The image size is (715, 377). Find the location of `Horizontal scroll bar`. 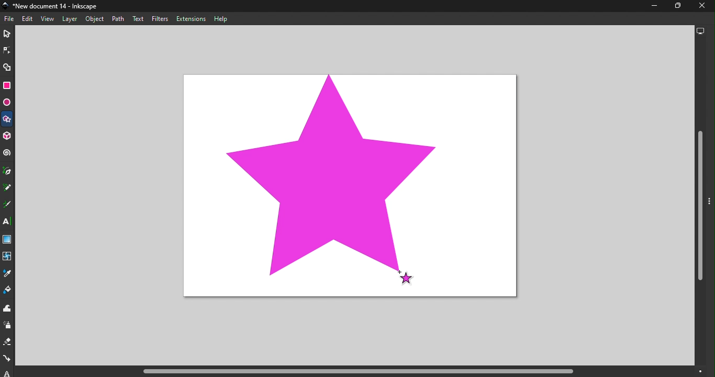

Horizontal scroll bar is located at coordinates (369, 371).